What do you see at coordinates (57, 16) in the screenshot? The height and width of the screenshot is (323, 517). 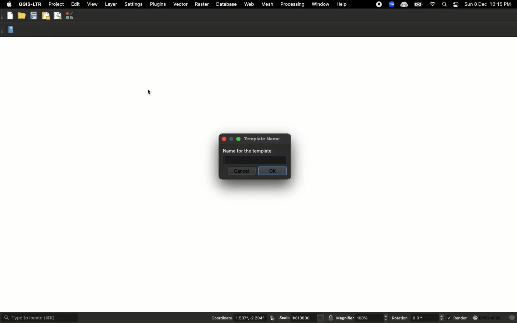 I see `Show layout manager` at bounding box center [57, 16].